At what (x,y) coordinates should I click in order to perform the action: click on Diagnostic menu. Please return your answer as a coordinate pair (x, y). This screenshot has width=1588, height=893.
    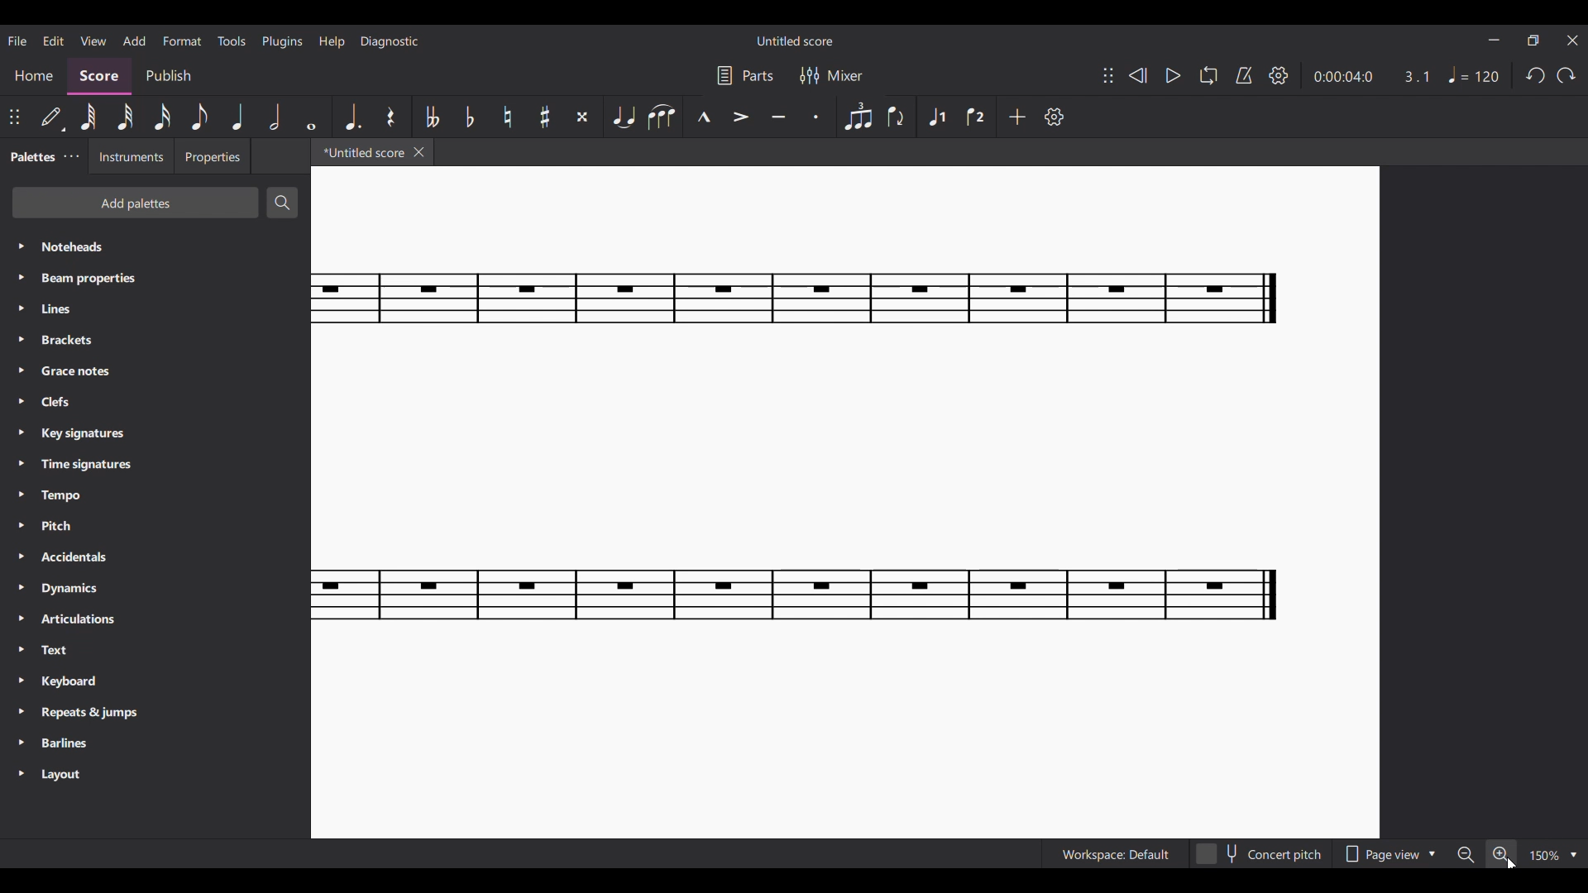
    Looking at the image, I should click on (389, 42).